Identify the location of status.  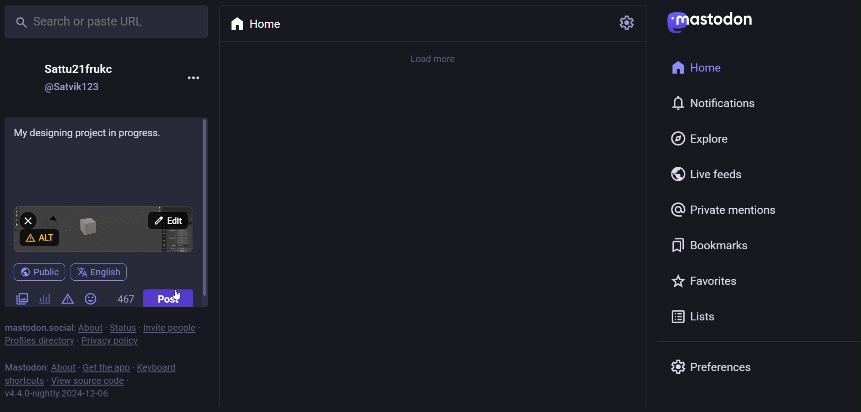
(121, 326).